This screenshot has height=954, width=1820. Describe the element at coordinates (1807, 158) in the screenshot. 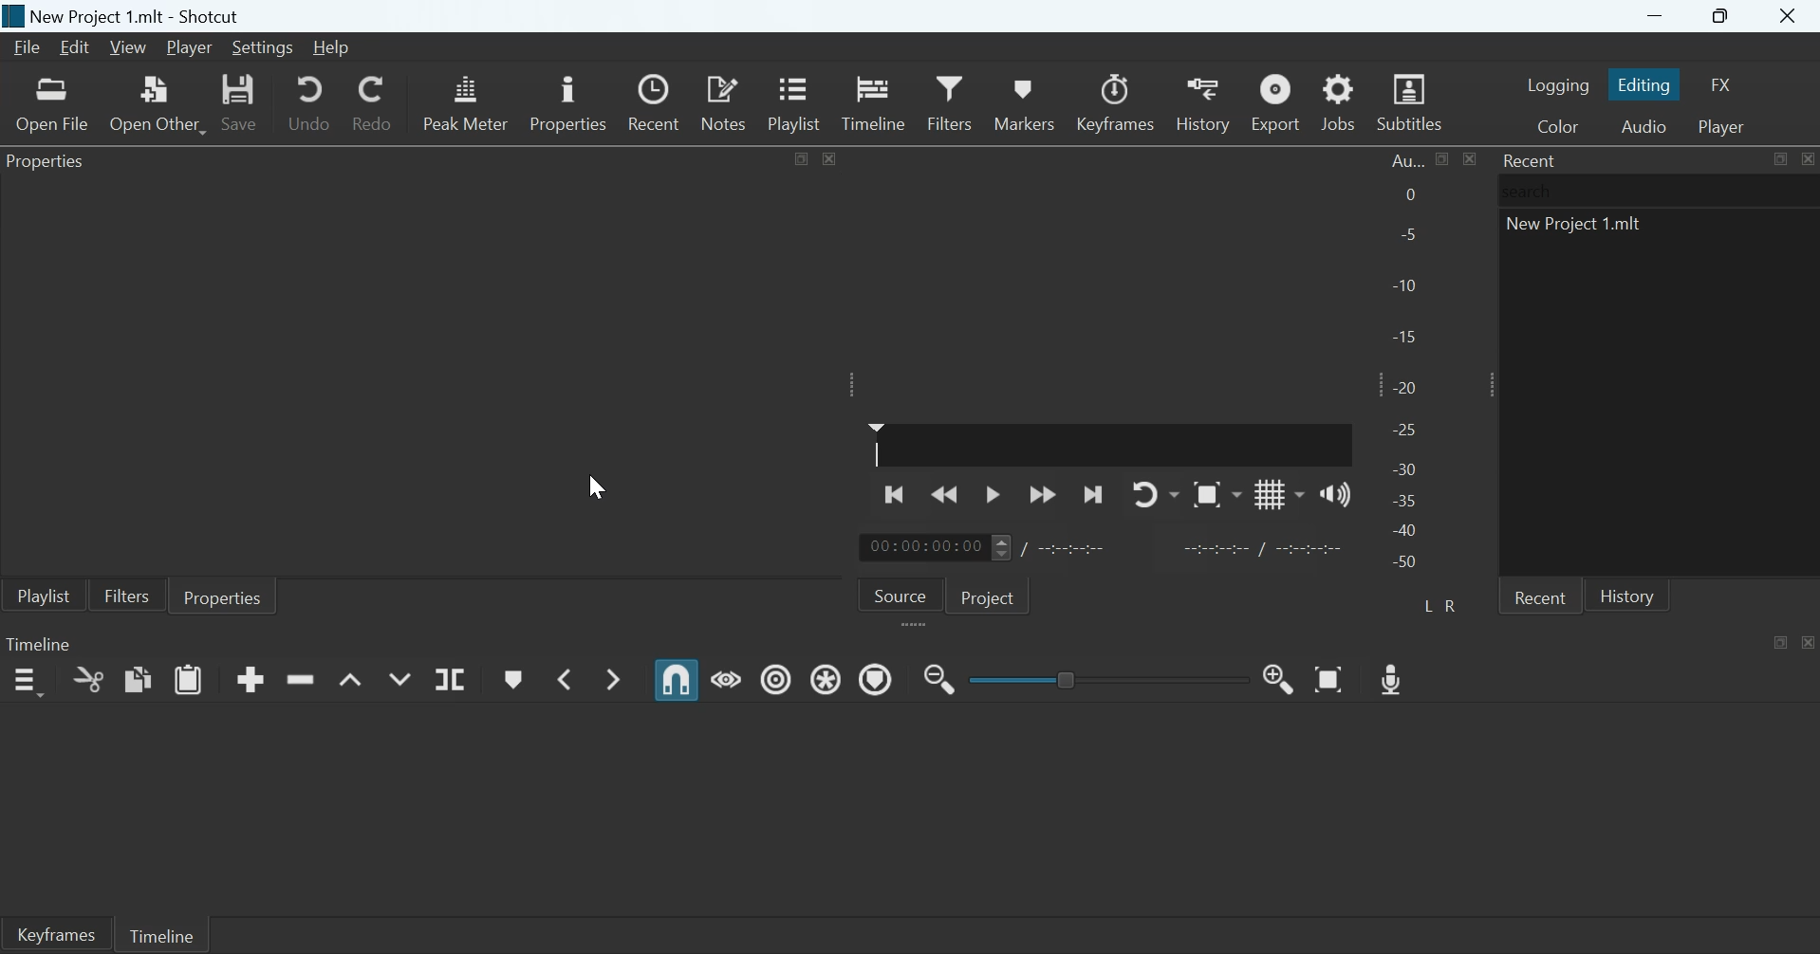

I see `Close` at that location.